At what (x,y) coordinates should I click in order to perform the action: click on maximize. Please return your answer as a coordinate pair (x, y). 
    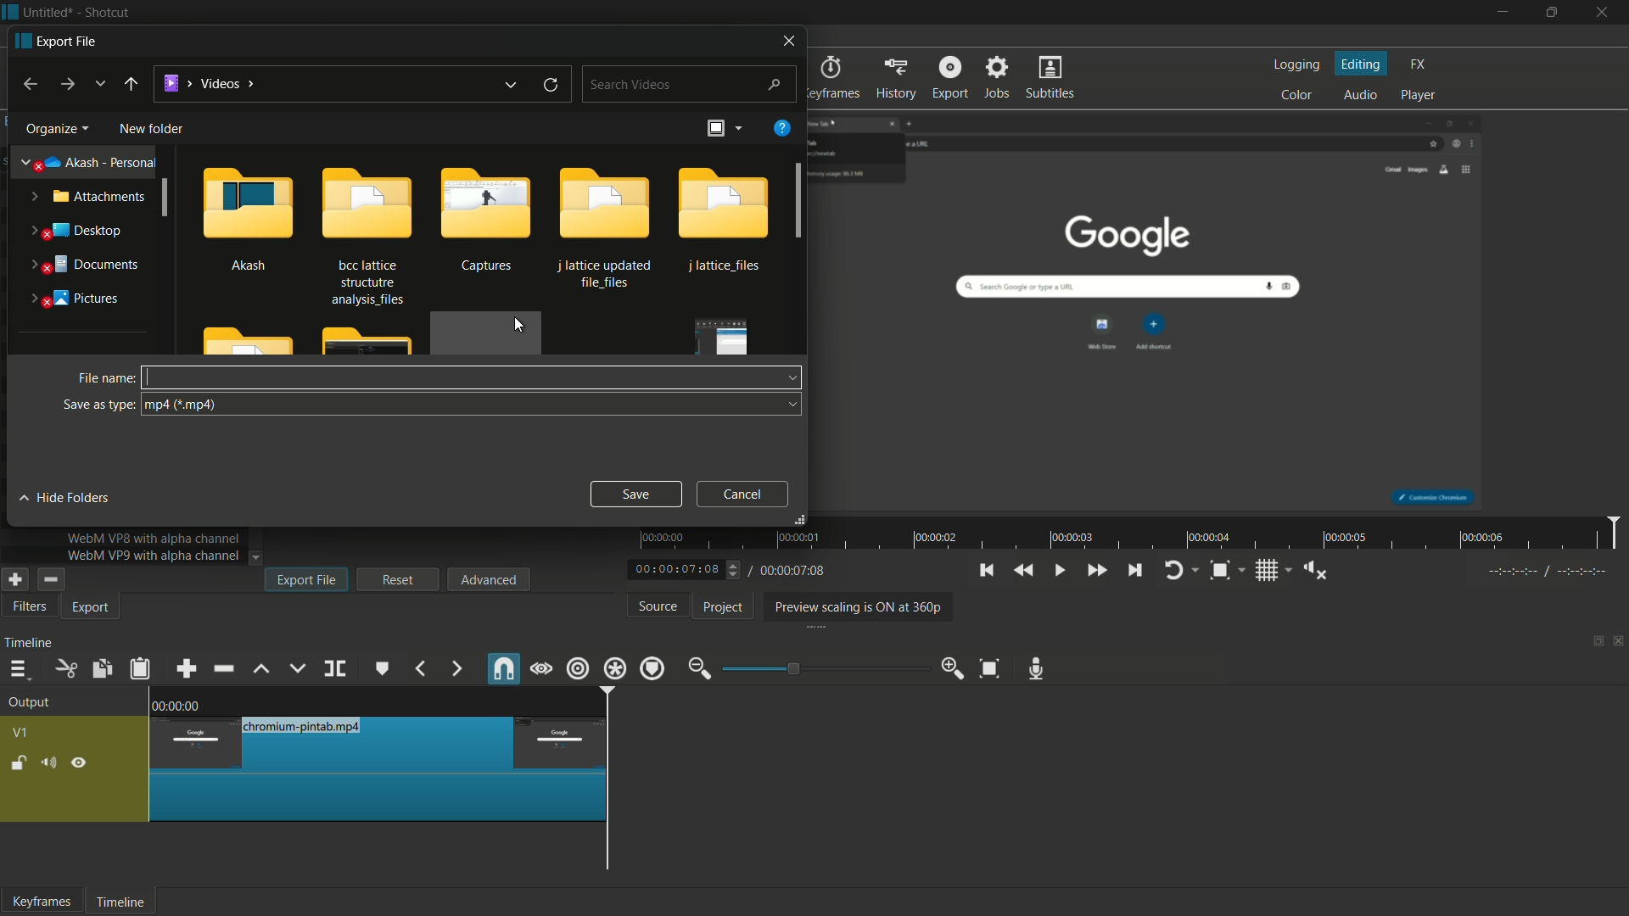
    Looking at the image, I should click on (1552, 13).